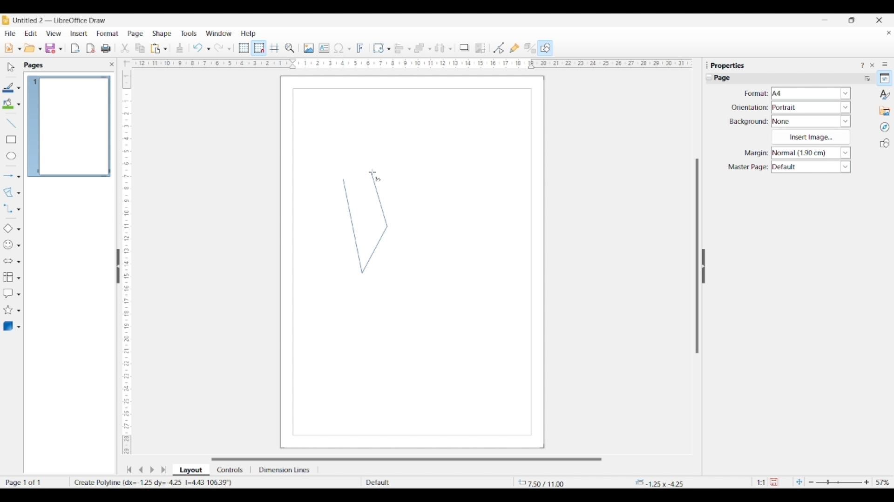 The width and height of the screenshot is (894, 502). Describe the element at coordinates (450, 49) in the screenshot. I see `Select objects to distribute options` at that location.